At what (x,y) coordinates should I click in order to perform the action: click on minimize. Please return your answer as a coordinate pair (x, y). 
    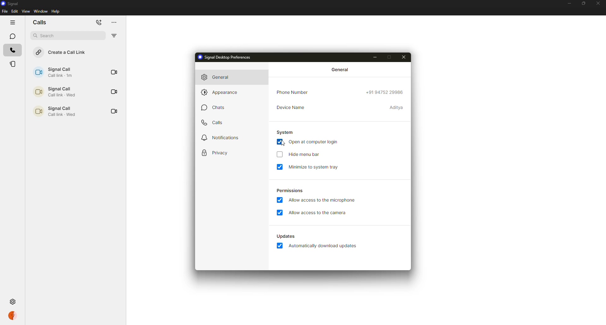
    Looking at the image, I should click on (569, 4).